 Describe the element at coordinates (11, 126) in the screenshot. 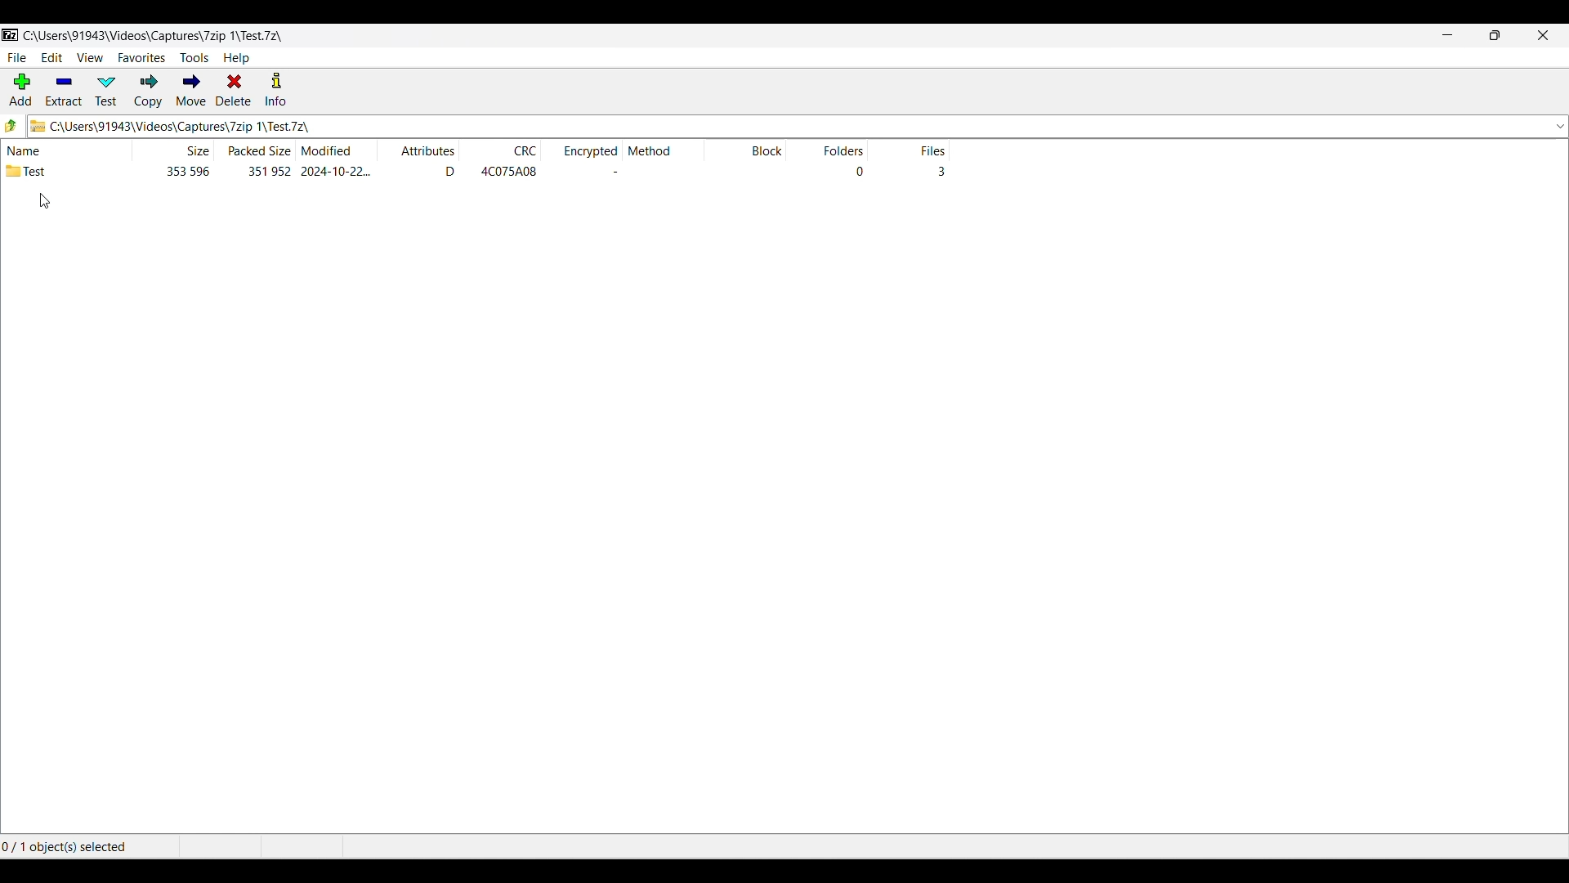

I see `Go back one folder` at that location.